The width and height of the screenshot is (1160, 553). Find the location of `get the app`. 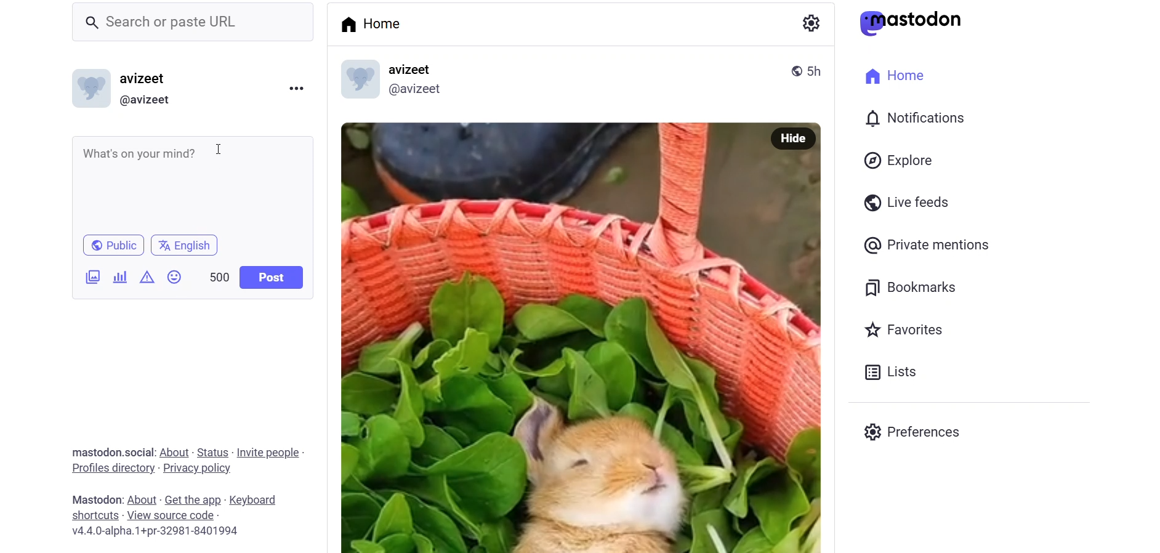

get the app is located at coordinates (193, 500).